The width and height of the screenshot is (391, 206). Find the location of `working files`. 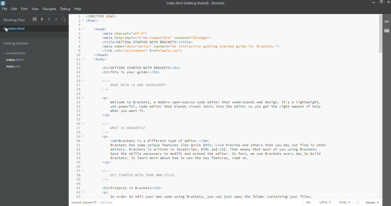

working files is located at coordinates (14, 20).